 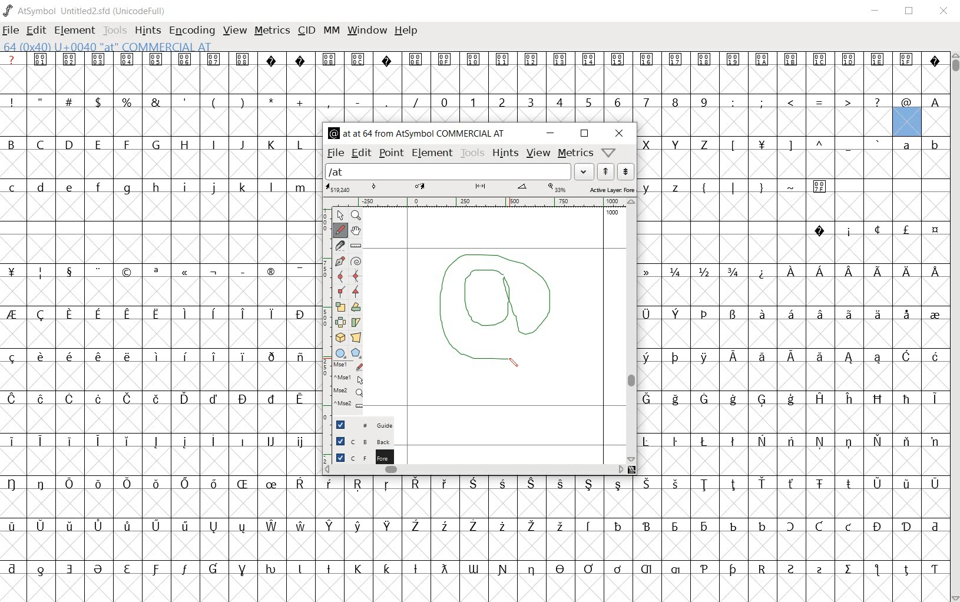 What do you see at coordinates (374, 425) in the screenshot?
I see `guide` at bounding box center [374, 425].